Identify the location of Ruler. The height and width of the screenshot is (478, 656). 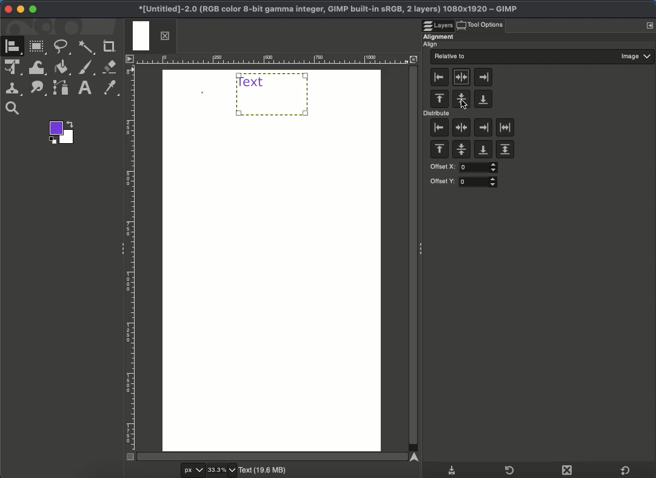
(130, 257).